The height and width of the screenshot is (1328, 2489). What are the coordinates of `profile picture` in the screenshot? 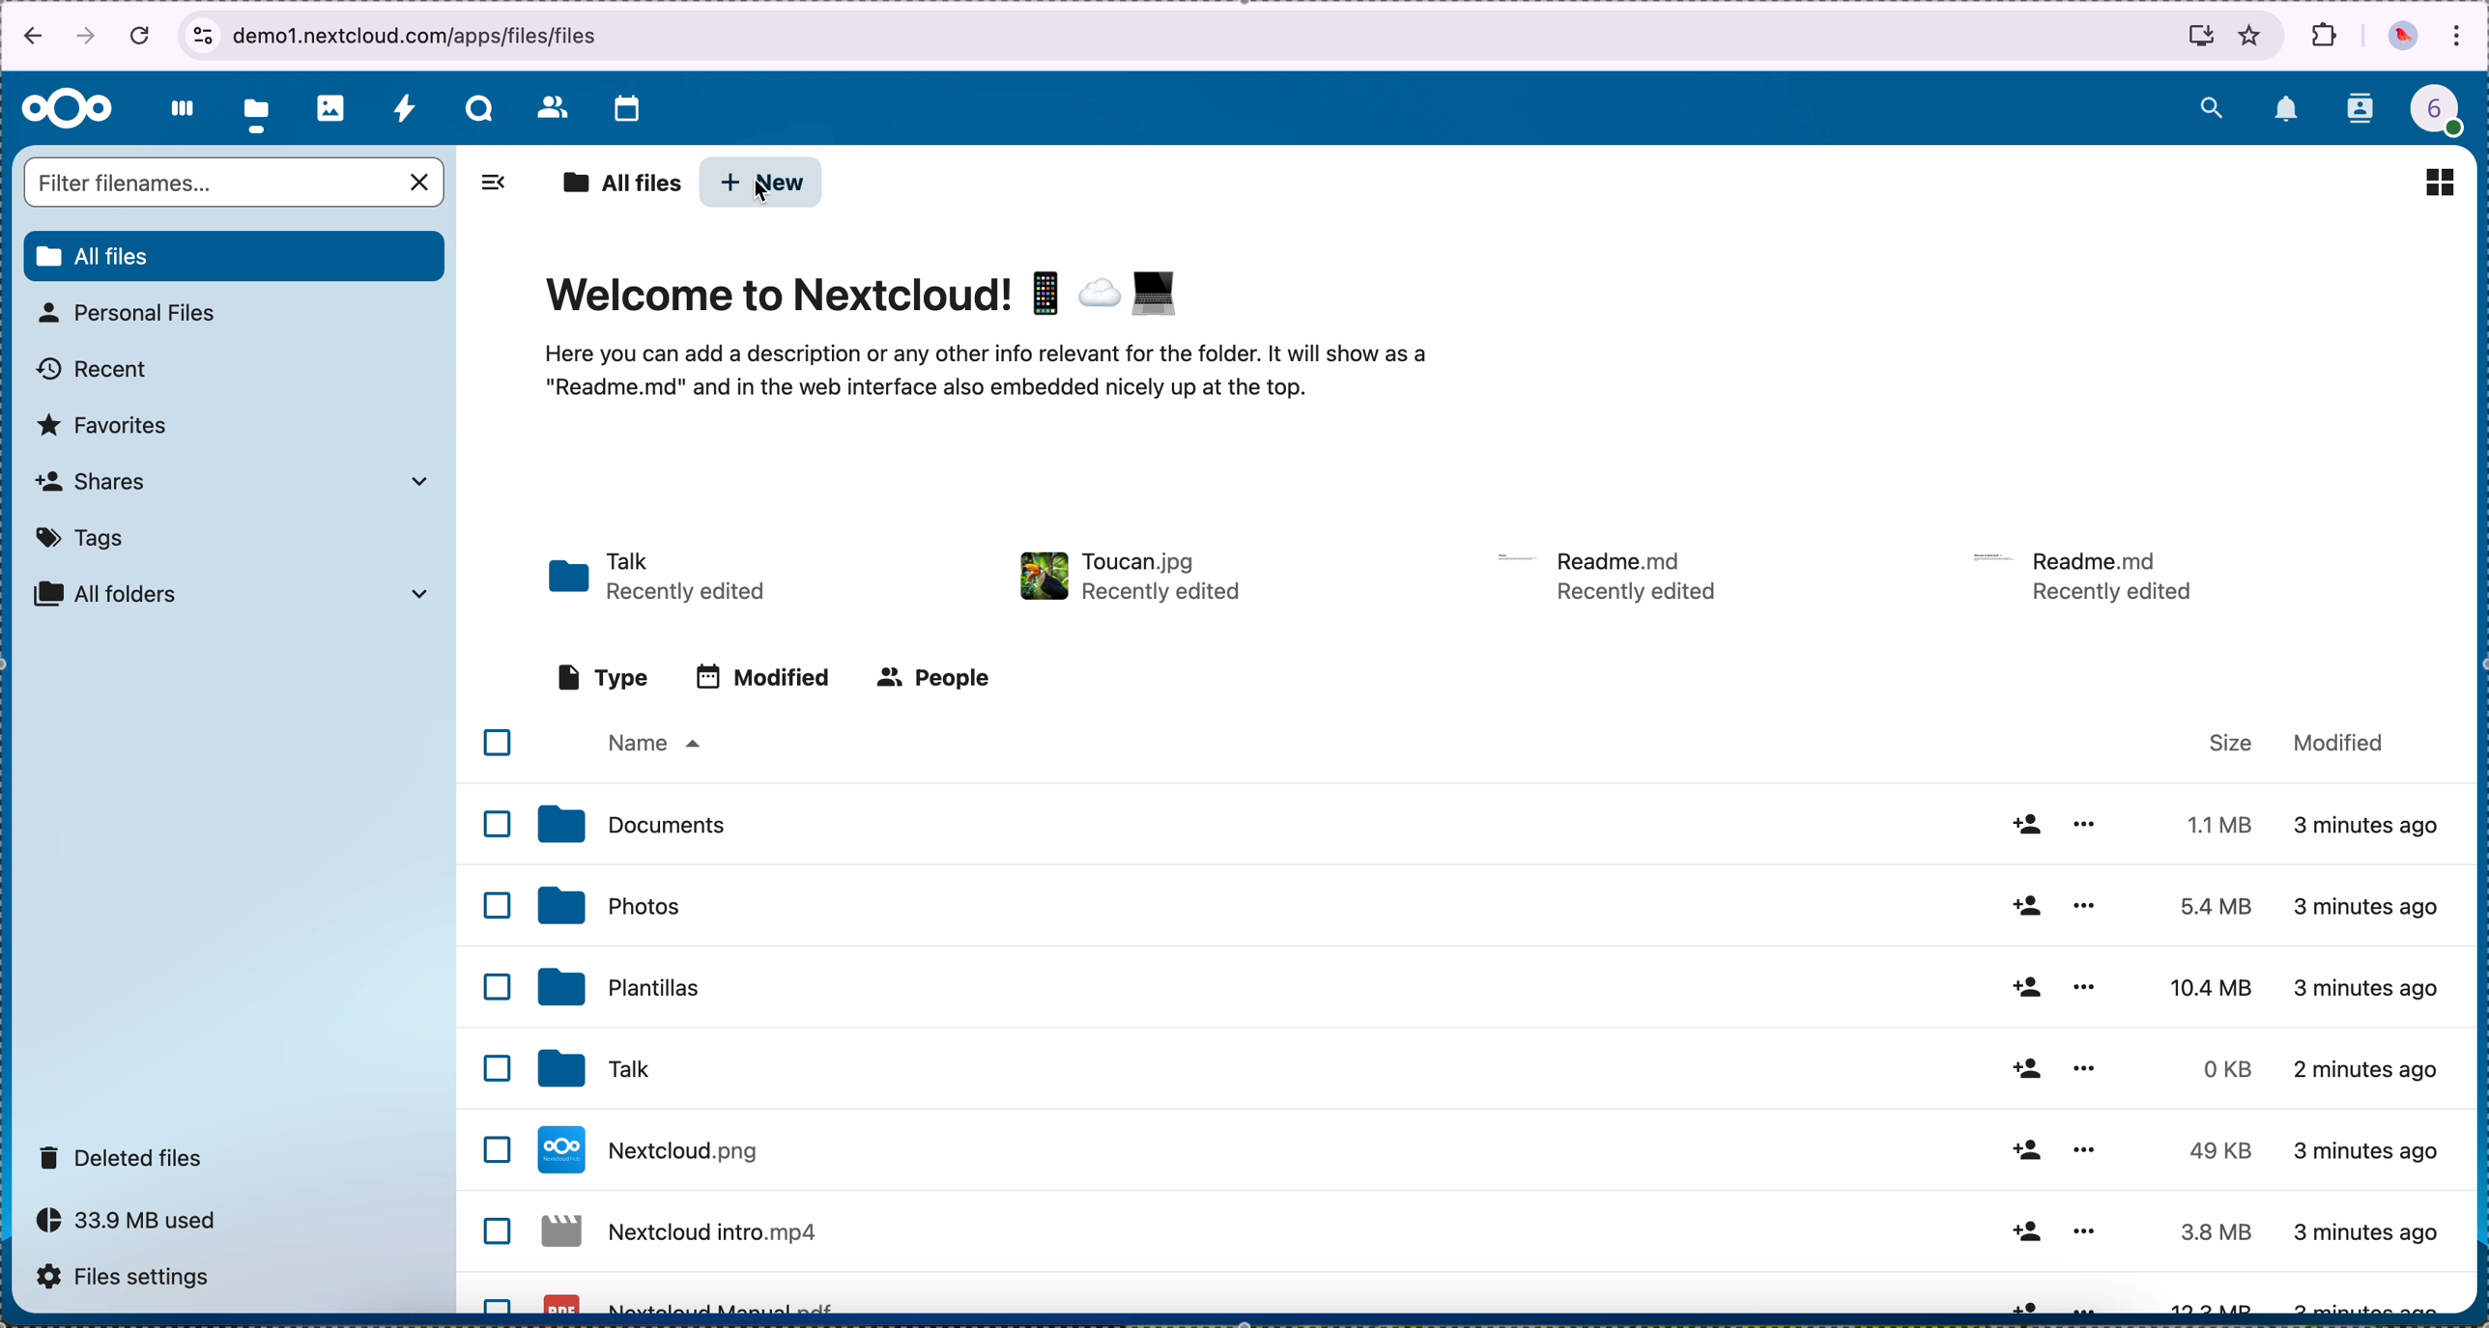 It's located at (2403, 39).